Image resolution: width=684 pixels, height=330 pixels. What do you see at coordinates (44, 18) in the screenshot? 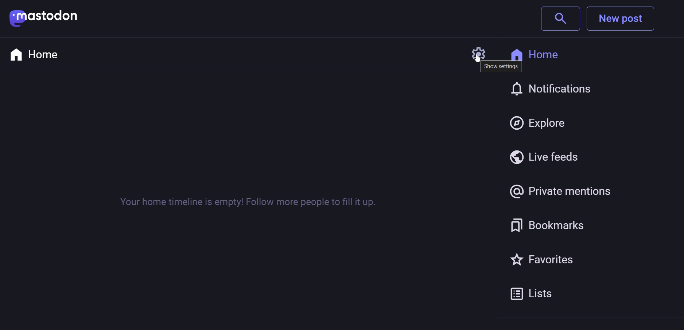
I see `mastodon` at bounding box center [44, 18].